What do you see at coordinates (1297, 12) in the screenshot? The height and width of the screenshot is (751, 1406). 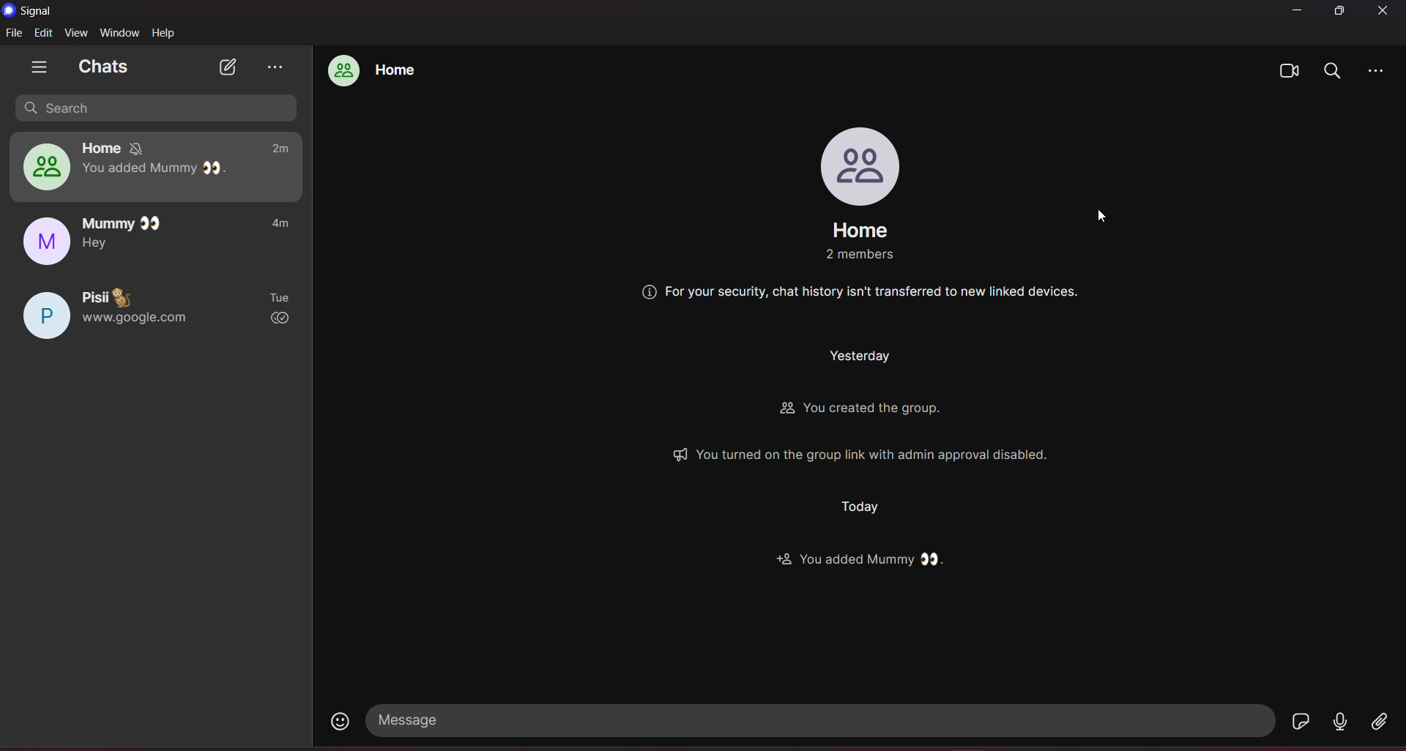 I see `minimize` at bounding box center [1297, 12].